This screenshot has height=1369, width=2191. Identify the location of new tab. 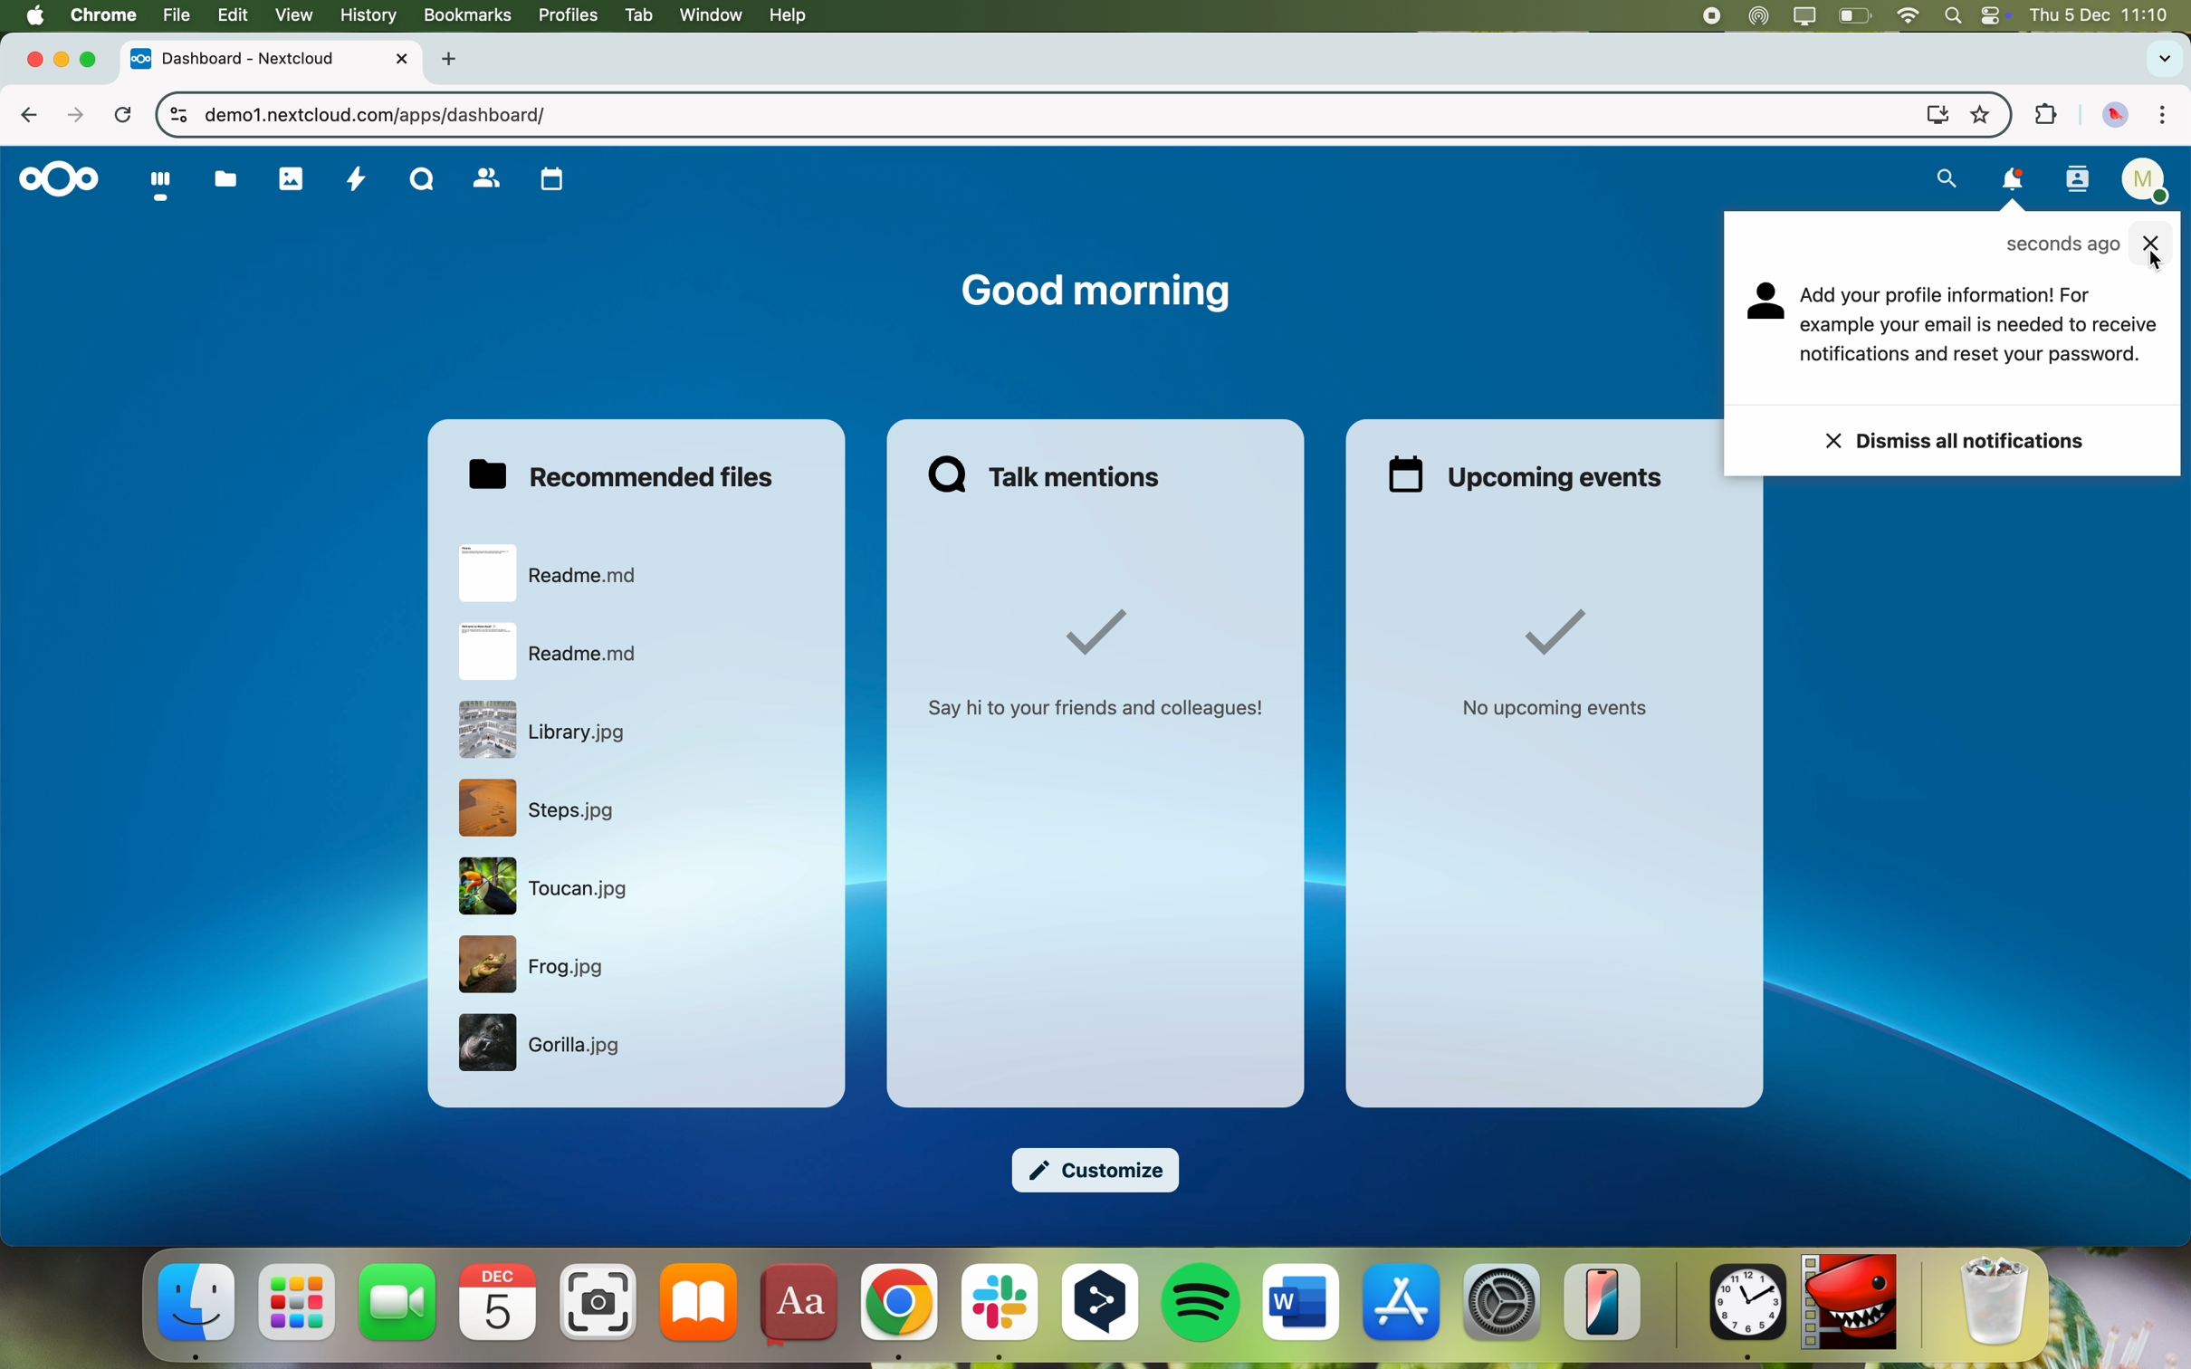
(453, 60).